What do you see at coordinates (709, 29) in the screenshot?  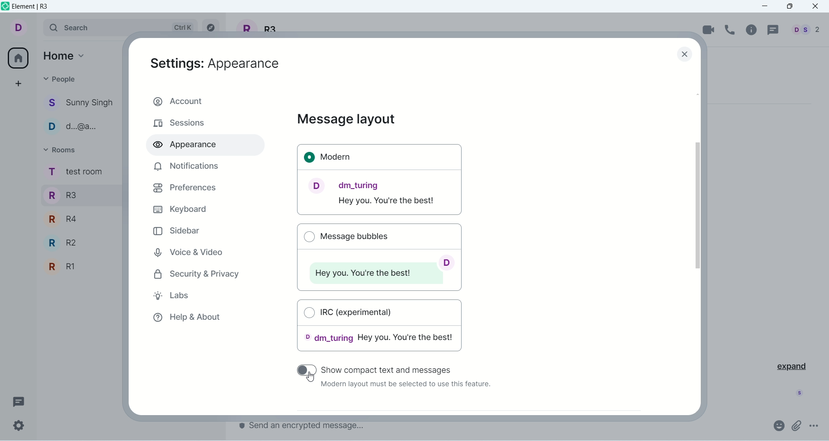 I see `video call` at bounding box center [709, 29].